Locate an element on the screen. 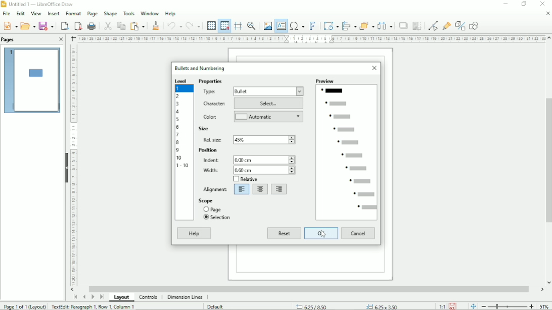  Zoom factor is located at coordinates (544, 305).